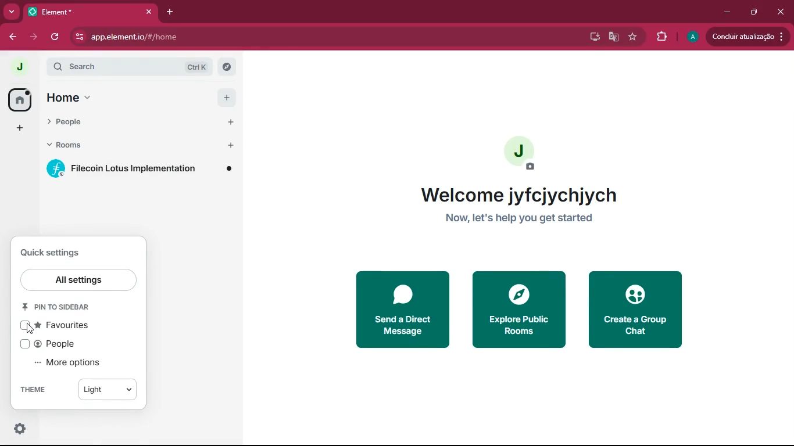 This screenshot has height=446, width=794. I want to click on Element, so click(83, 12).